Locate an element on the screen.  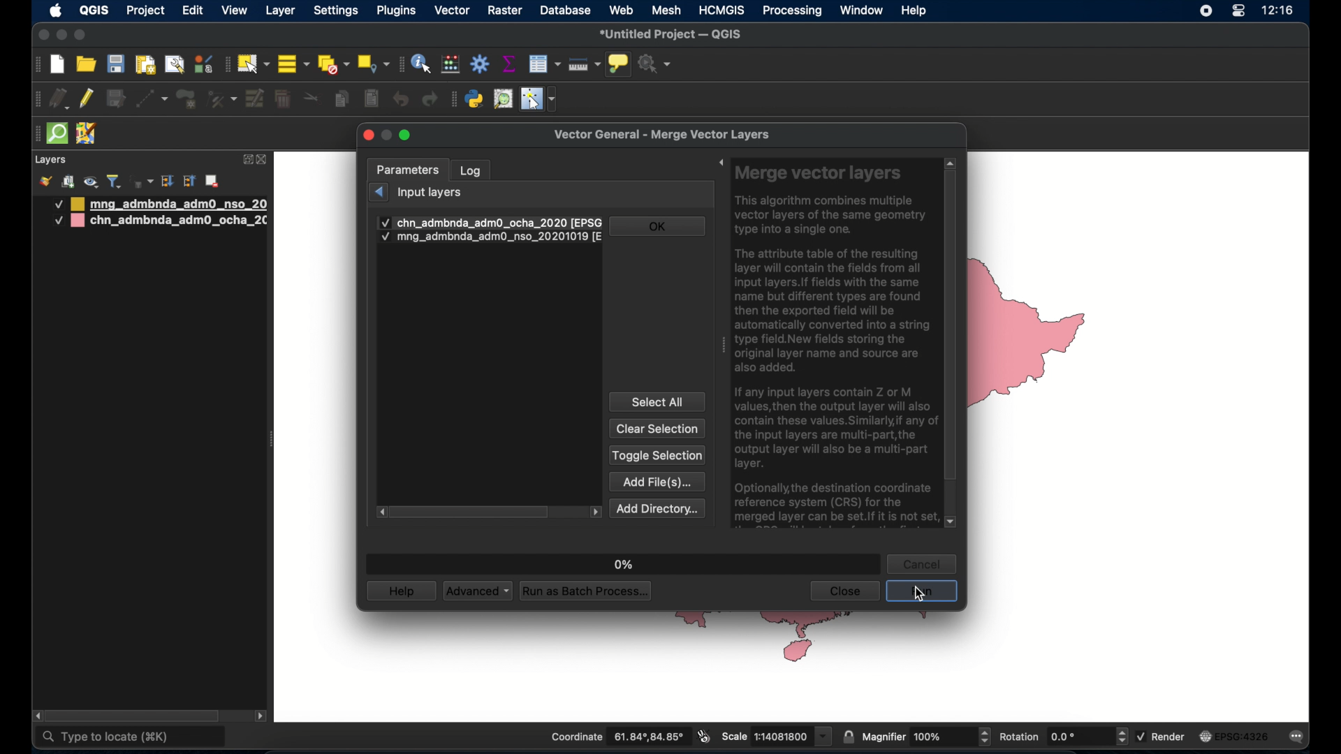
python console is located at coordinates (475, 100).